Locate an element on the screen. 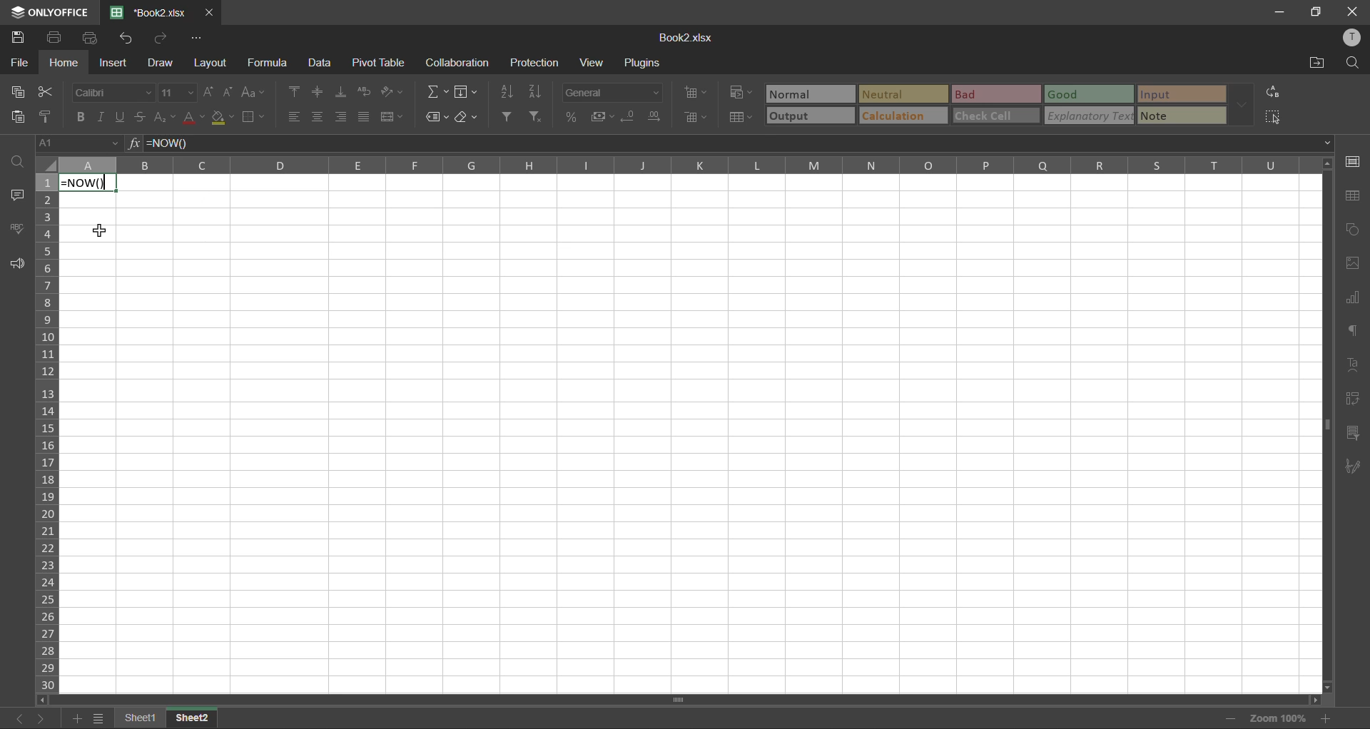  summation is located at coordinates (440, 91).